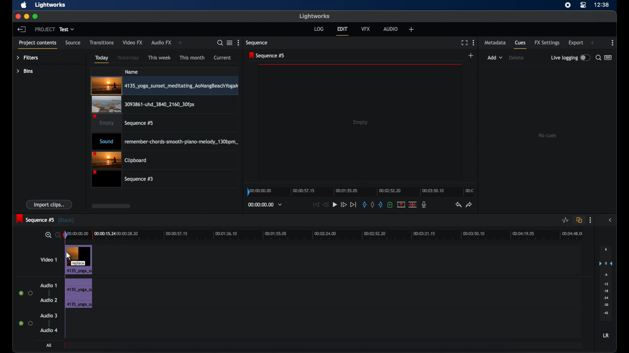 The image size is (629, 353). Describe the element at coordinates (102, 43) in the screenshot. I see `transitions` at that location.